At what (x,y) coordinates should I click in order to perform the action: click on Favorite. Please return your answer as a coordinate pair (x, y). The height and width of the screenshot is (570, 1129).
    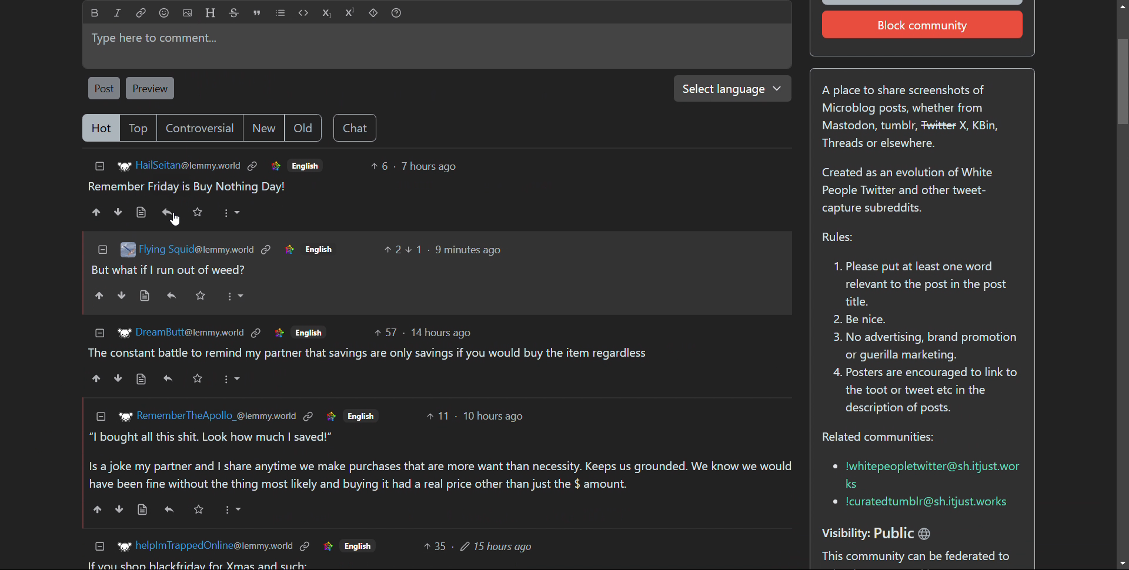
    Looking at the image, I should click on (198, 509).